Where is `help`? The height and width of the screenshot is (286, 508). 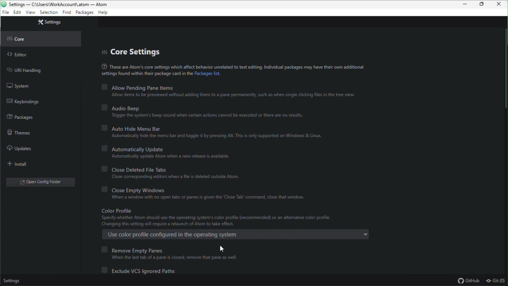
help is located at coordinates (104, 13).